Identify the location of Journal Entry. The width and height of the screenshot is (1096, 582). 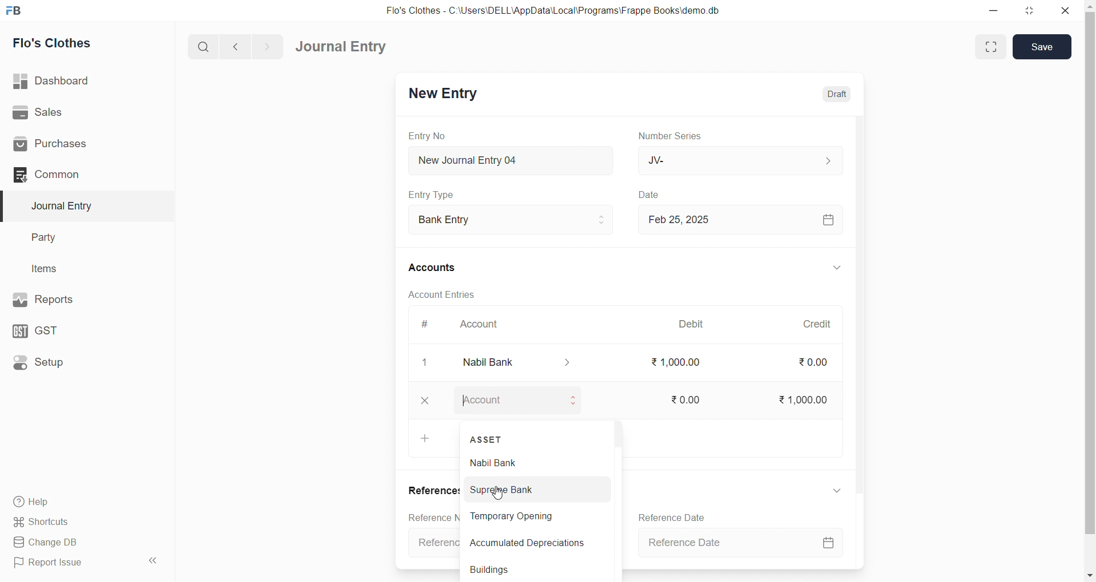
(81, 206).